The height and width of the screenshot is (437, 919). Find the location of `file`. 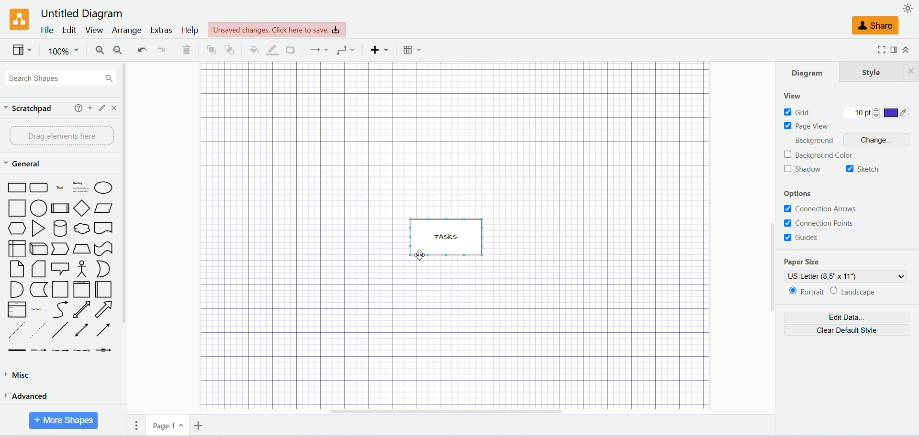

file is located at coordinates (46, 30).